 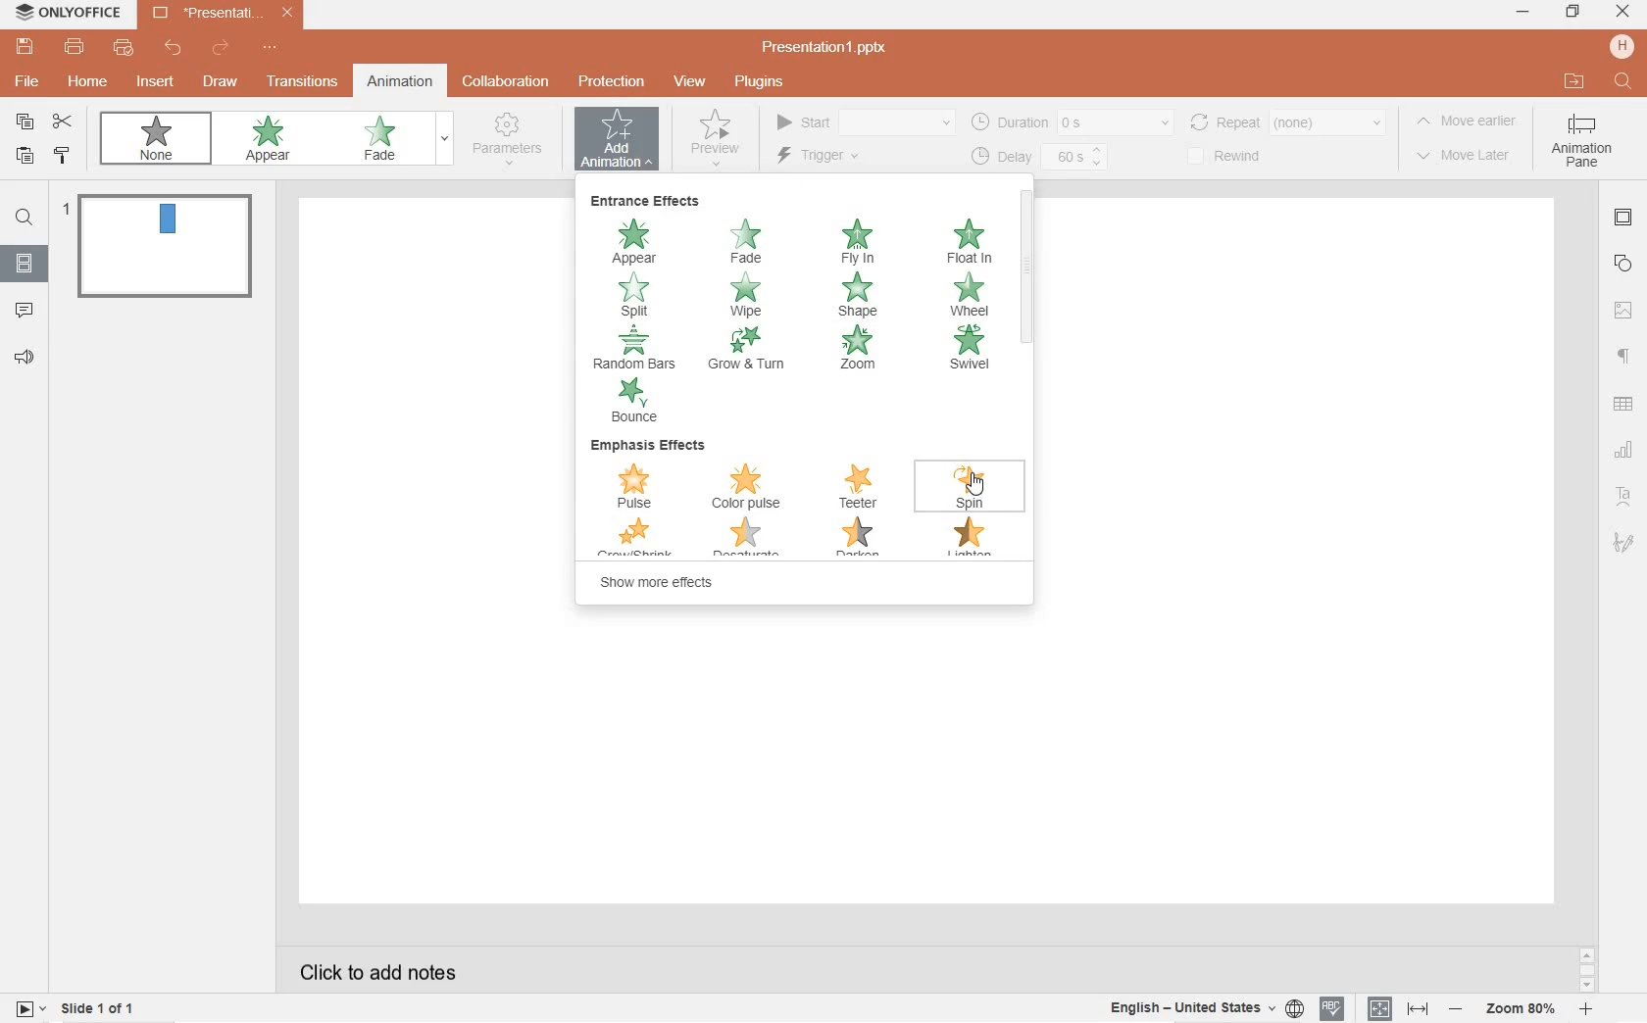 I want to click on move earlier, so click(x=1469, y=125).